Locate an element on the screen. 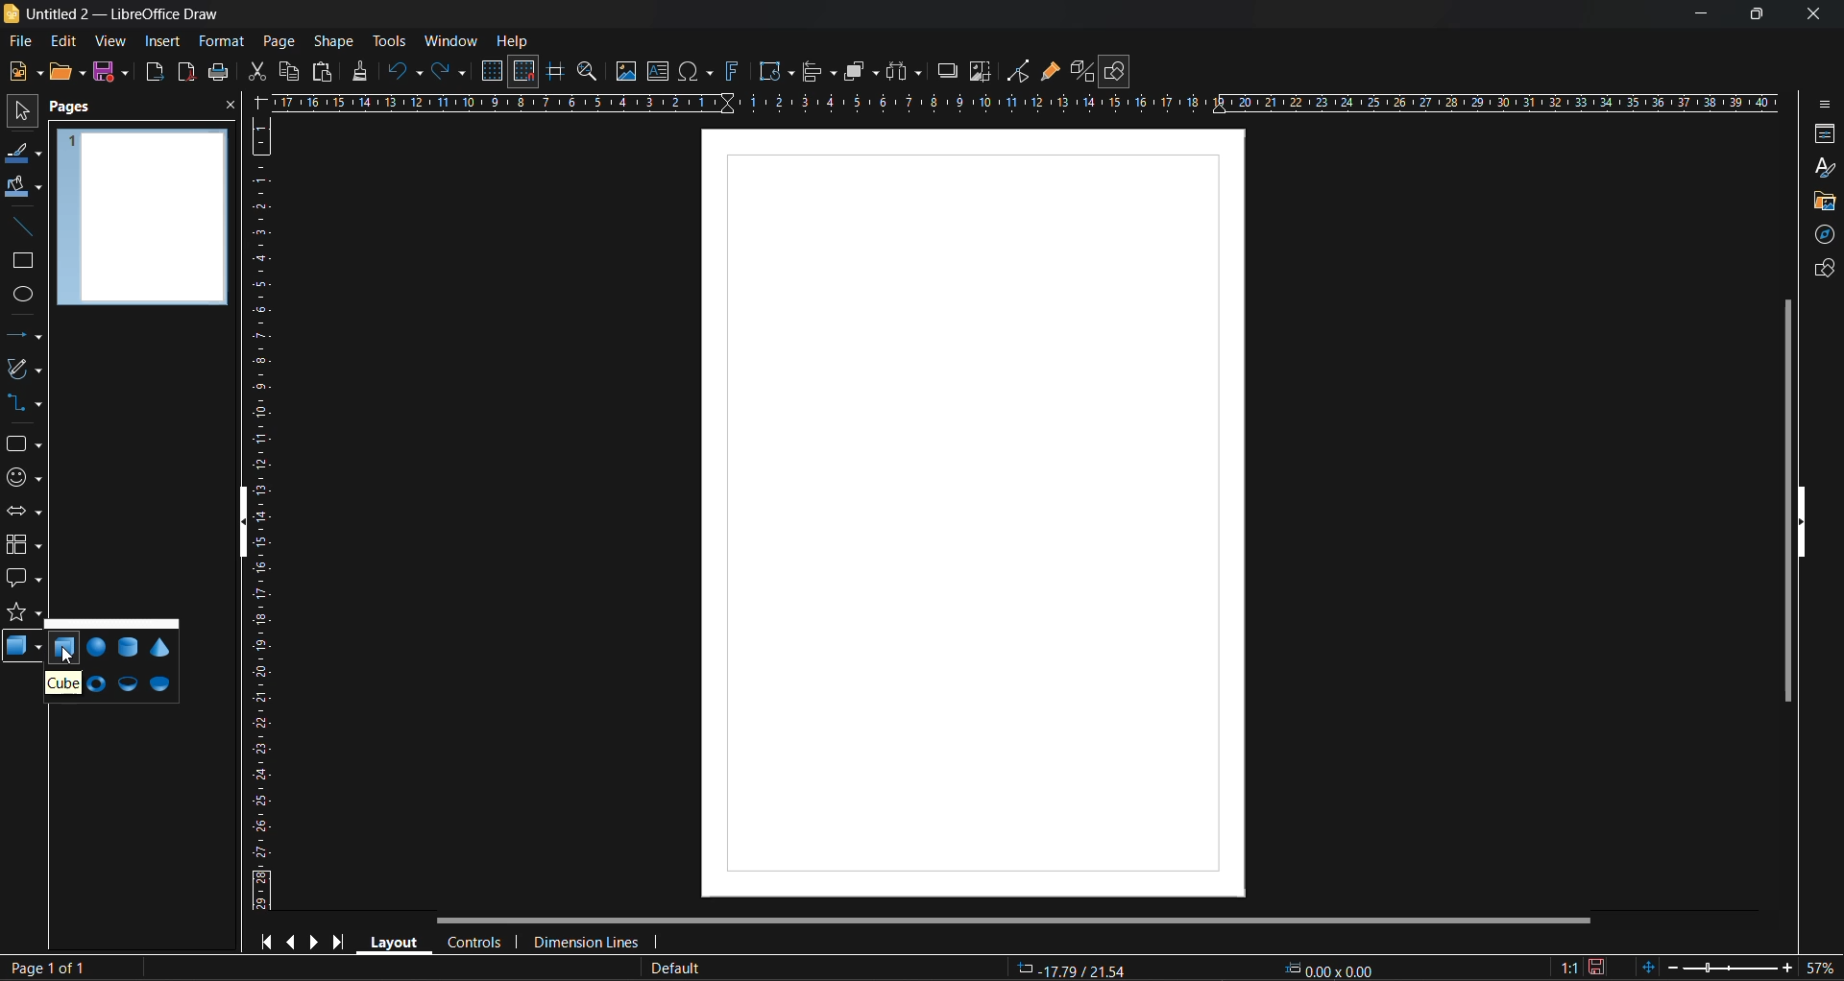 This screenshot has width=1844, height=981. stars and banners is located at coordinates (23, 616).